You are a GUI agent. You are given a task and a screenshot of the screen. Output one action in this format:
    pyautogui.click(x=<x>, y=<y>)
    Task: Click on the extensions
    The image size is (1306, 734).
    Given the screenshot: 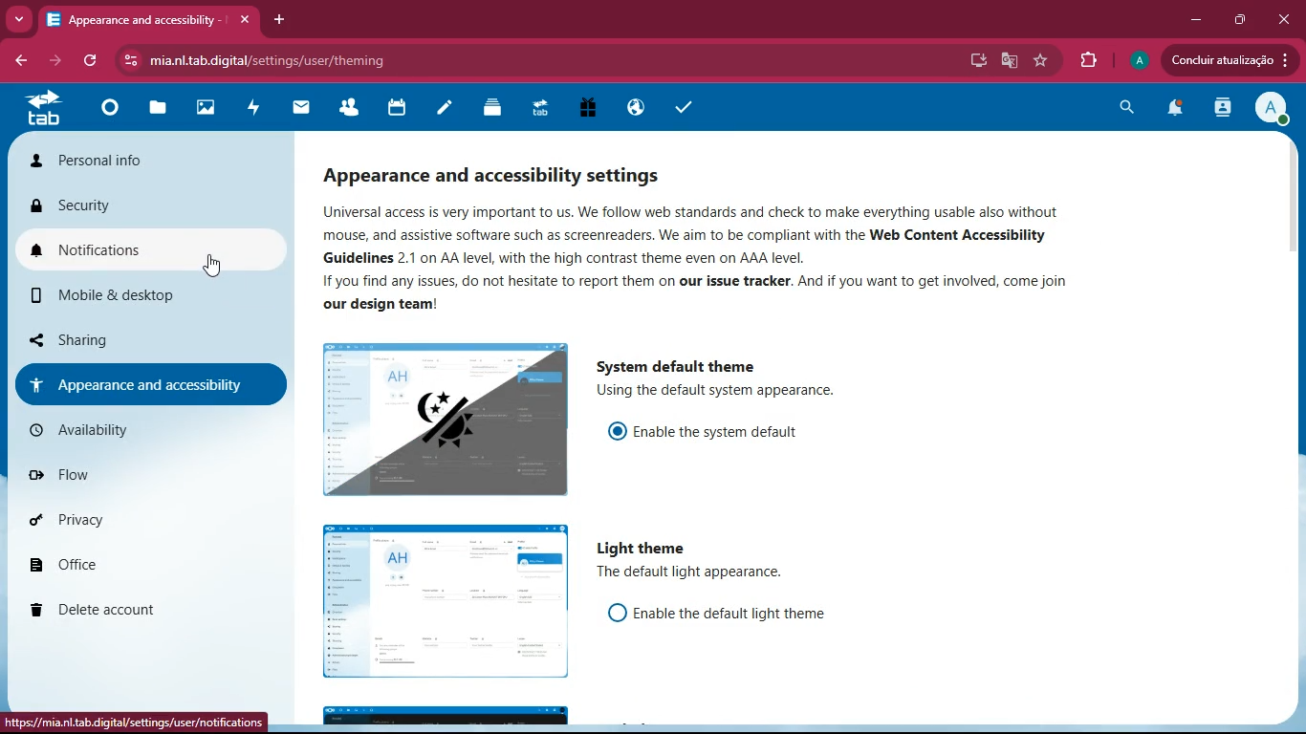 What is the action you would take?
    pyautogui.click(x=1090, y=60)
    